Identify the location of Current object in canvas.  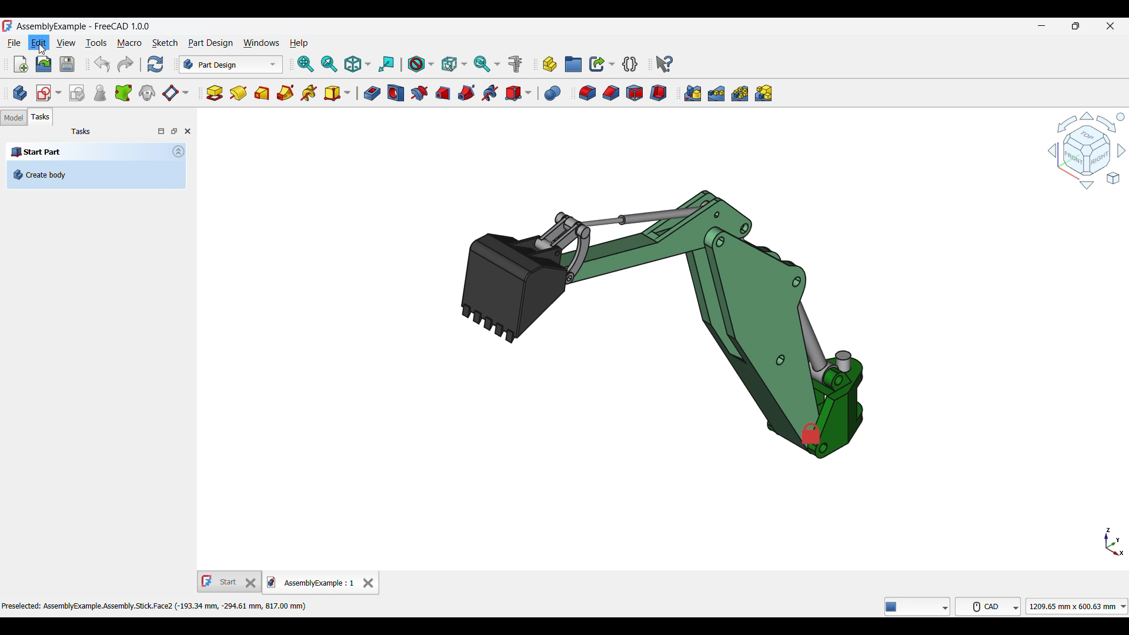
(662, 320).